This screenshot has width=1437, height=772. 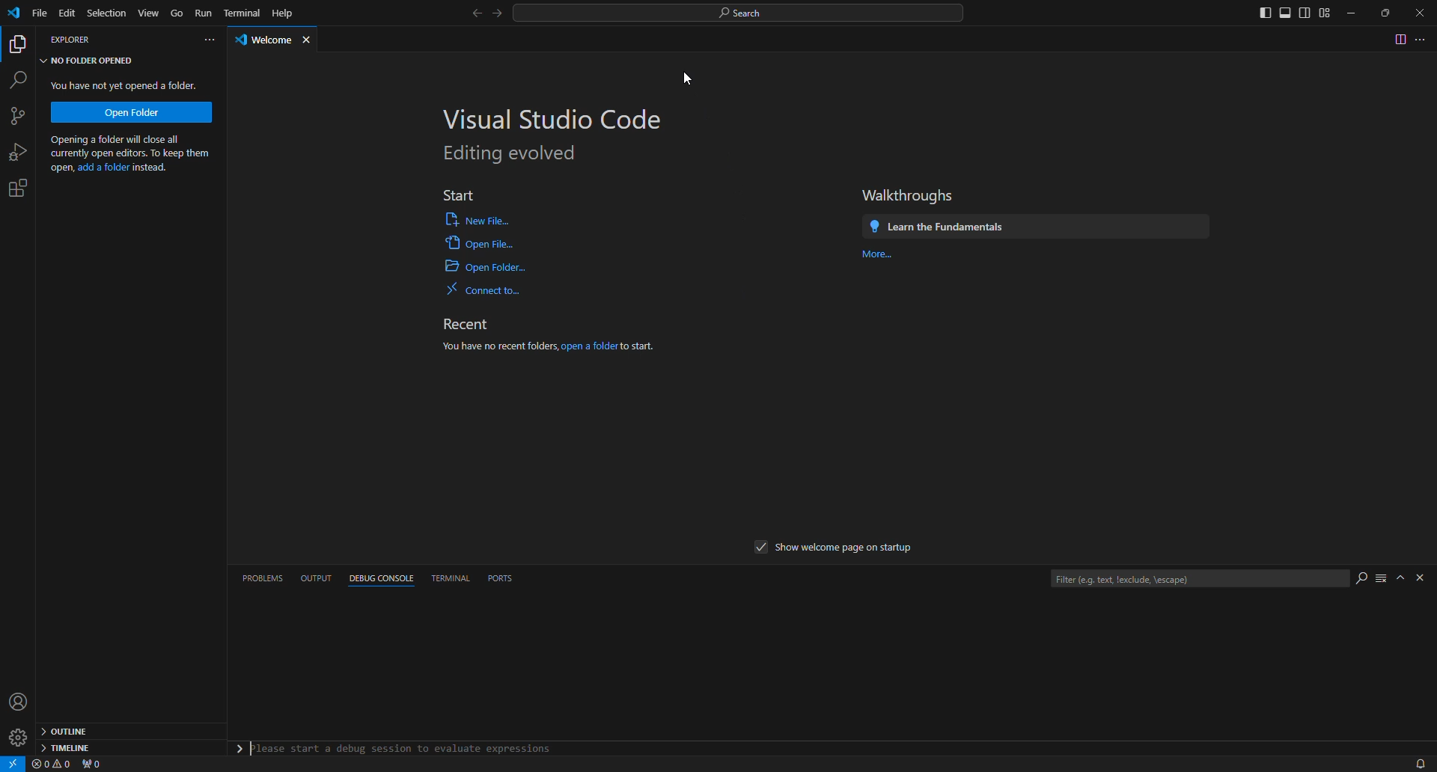 What do you see at coordinates (674, 79) in the screenshot?
I see `cursor` at bounding box center [674, 79].